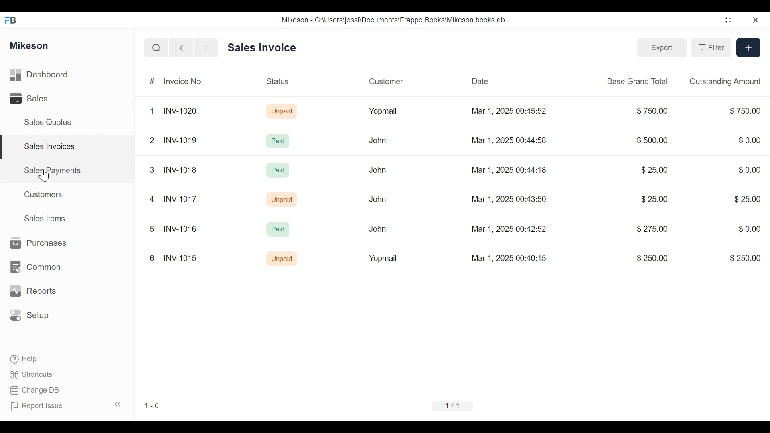 This screenshot has height=433, width=770. I want to click on John, so click(376, 170).